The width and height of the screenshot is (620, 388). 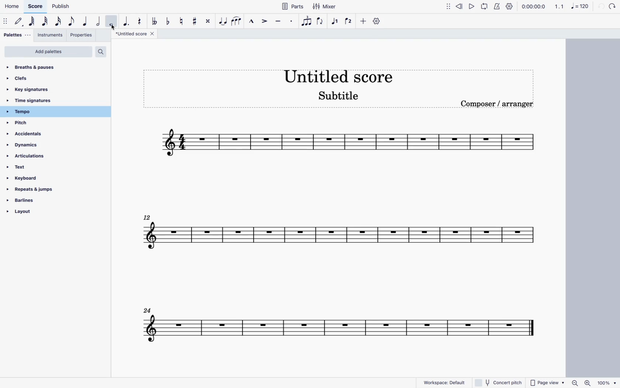 I want to click on zoom, so click(x=594, y=383).